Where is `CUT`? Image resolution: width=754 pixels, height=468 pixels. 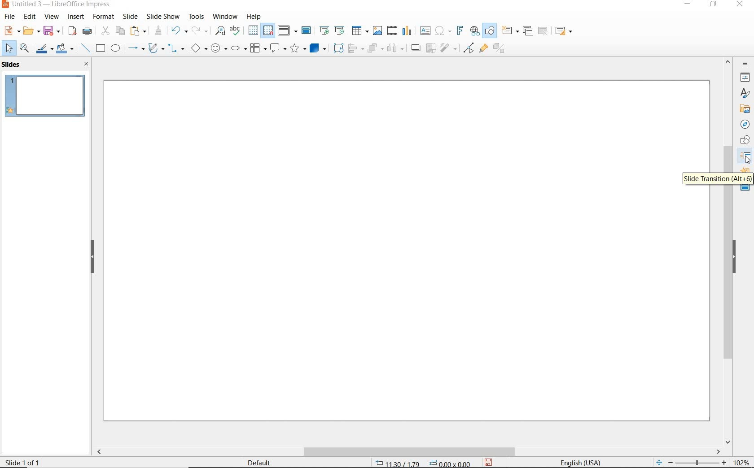 CUT is located at coordinates (105, 30).